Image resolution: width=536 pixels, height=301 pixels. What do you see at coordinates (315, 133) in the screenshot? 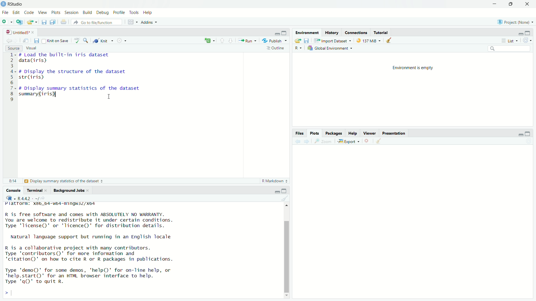
I see `Plots` at bounding box center [315, 133].